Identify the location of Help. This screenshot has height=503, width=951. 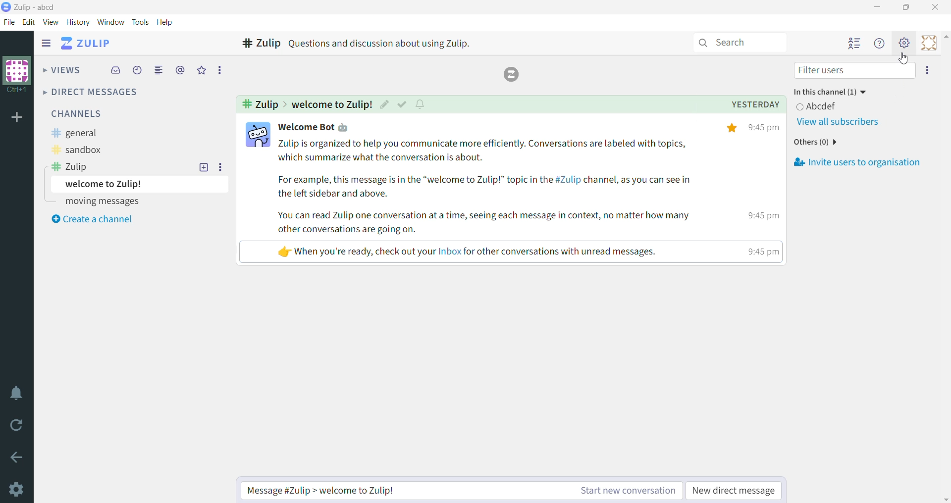
(165, 23).